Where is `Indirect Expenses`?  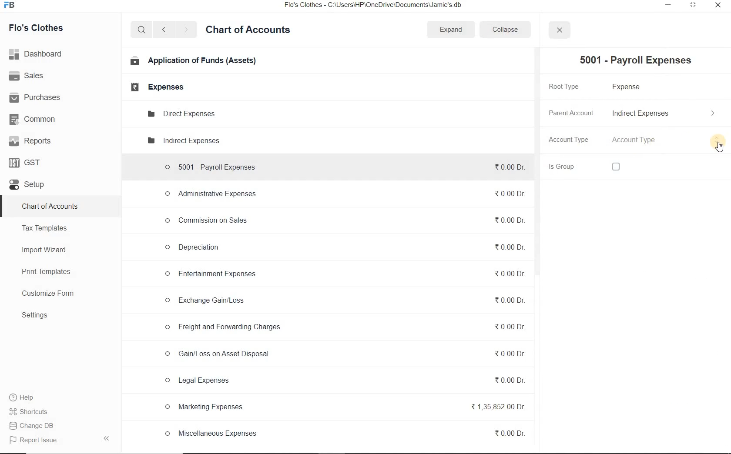
Indirect Expenses is located at coordinates (665, 113).